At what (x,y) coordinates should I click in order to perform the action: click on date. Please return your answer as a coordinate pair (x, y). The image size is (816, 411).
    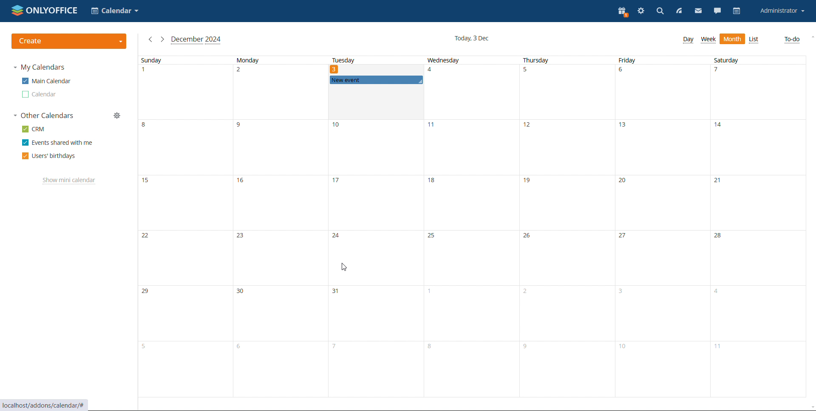
    Looking at the image, I should click on (472, 369).